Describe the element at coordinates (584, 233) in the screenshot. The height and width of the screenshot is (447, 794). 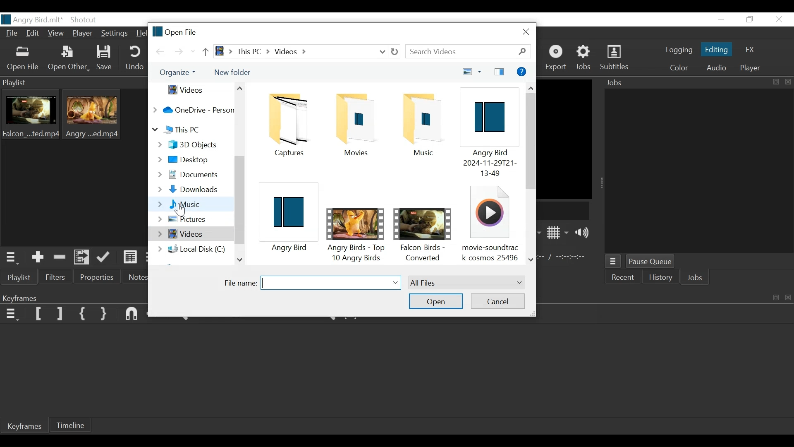
I see `Show Volume control` at that location.